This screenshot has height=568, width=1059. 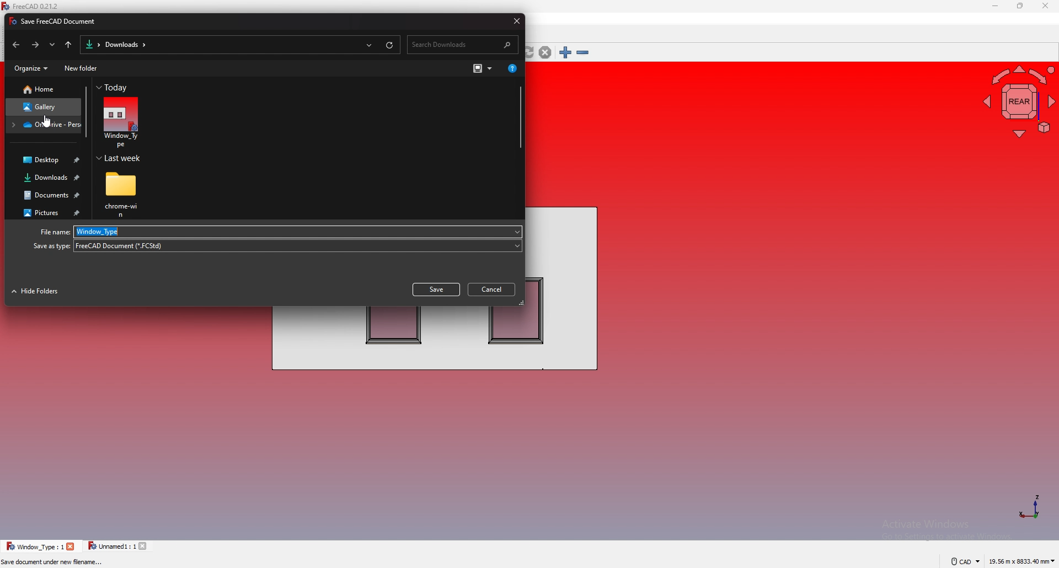 I want to click on Downloads, so click(x=125, y=45).